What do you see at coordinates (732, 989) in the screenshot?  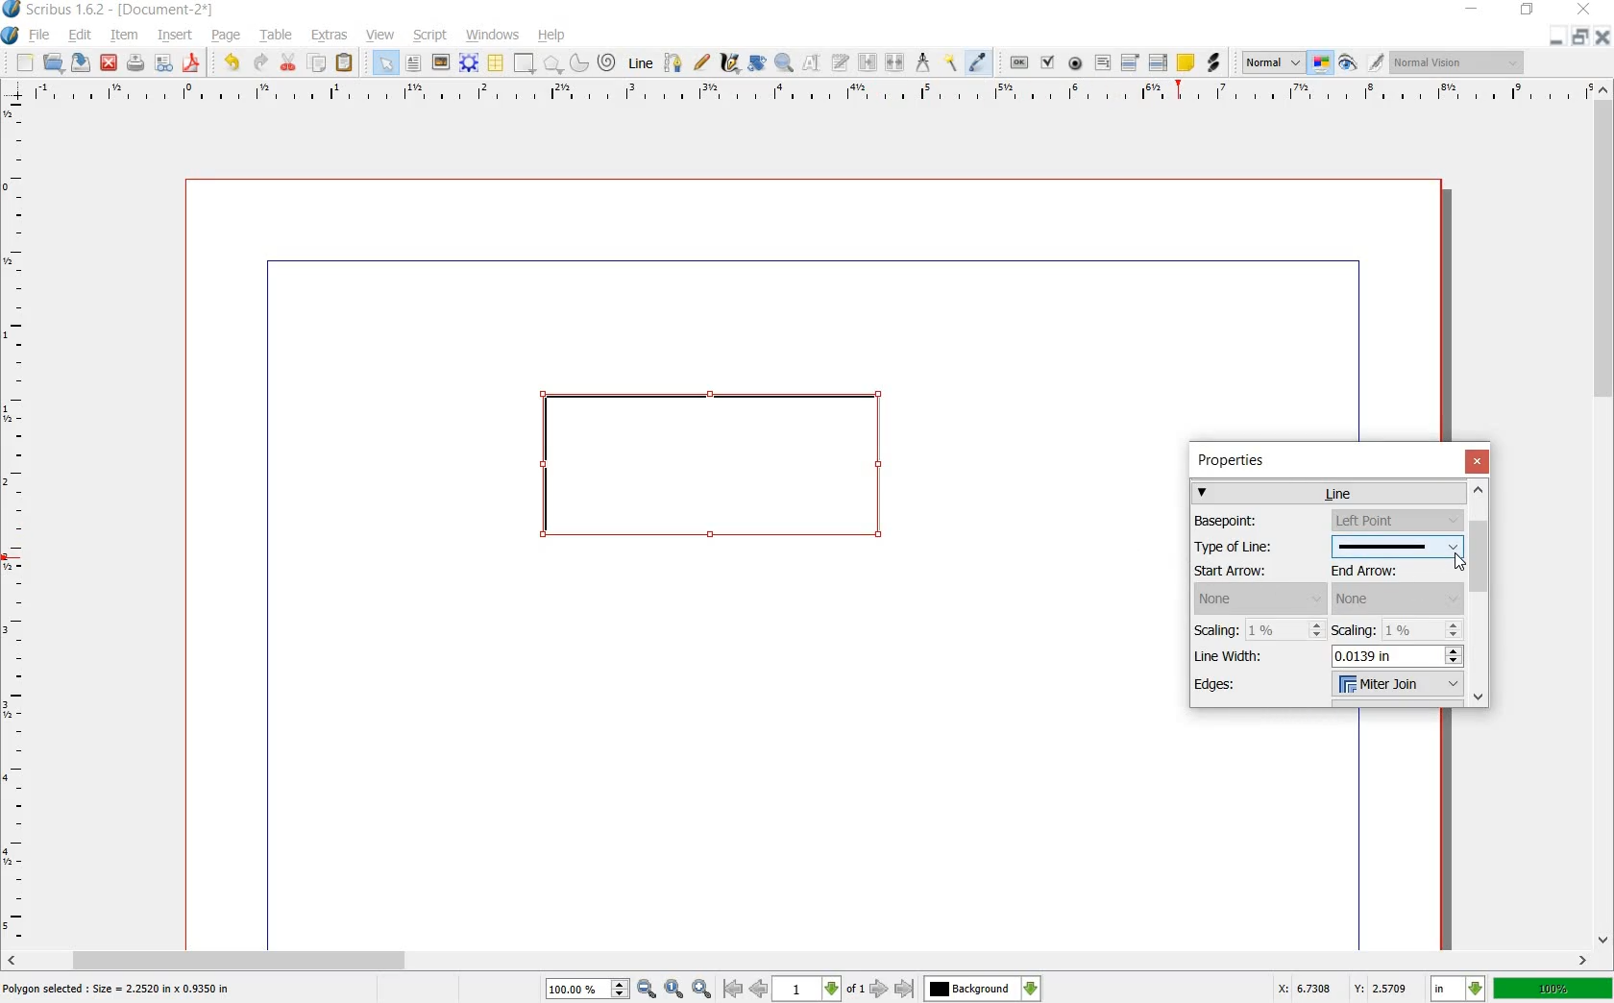 I see `go to first page` at bounding box center [732, 989].